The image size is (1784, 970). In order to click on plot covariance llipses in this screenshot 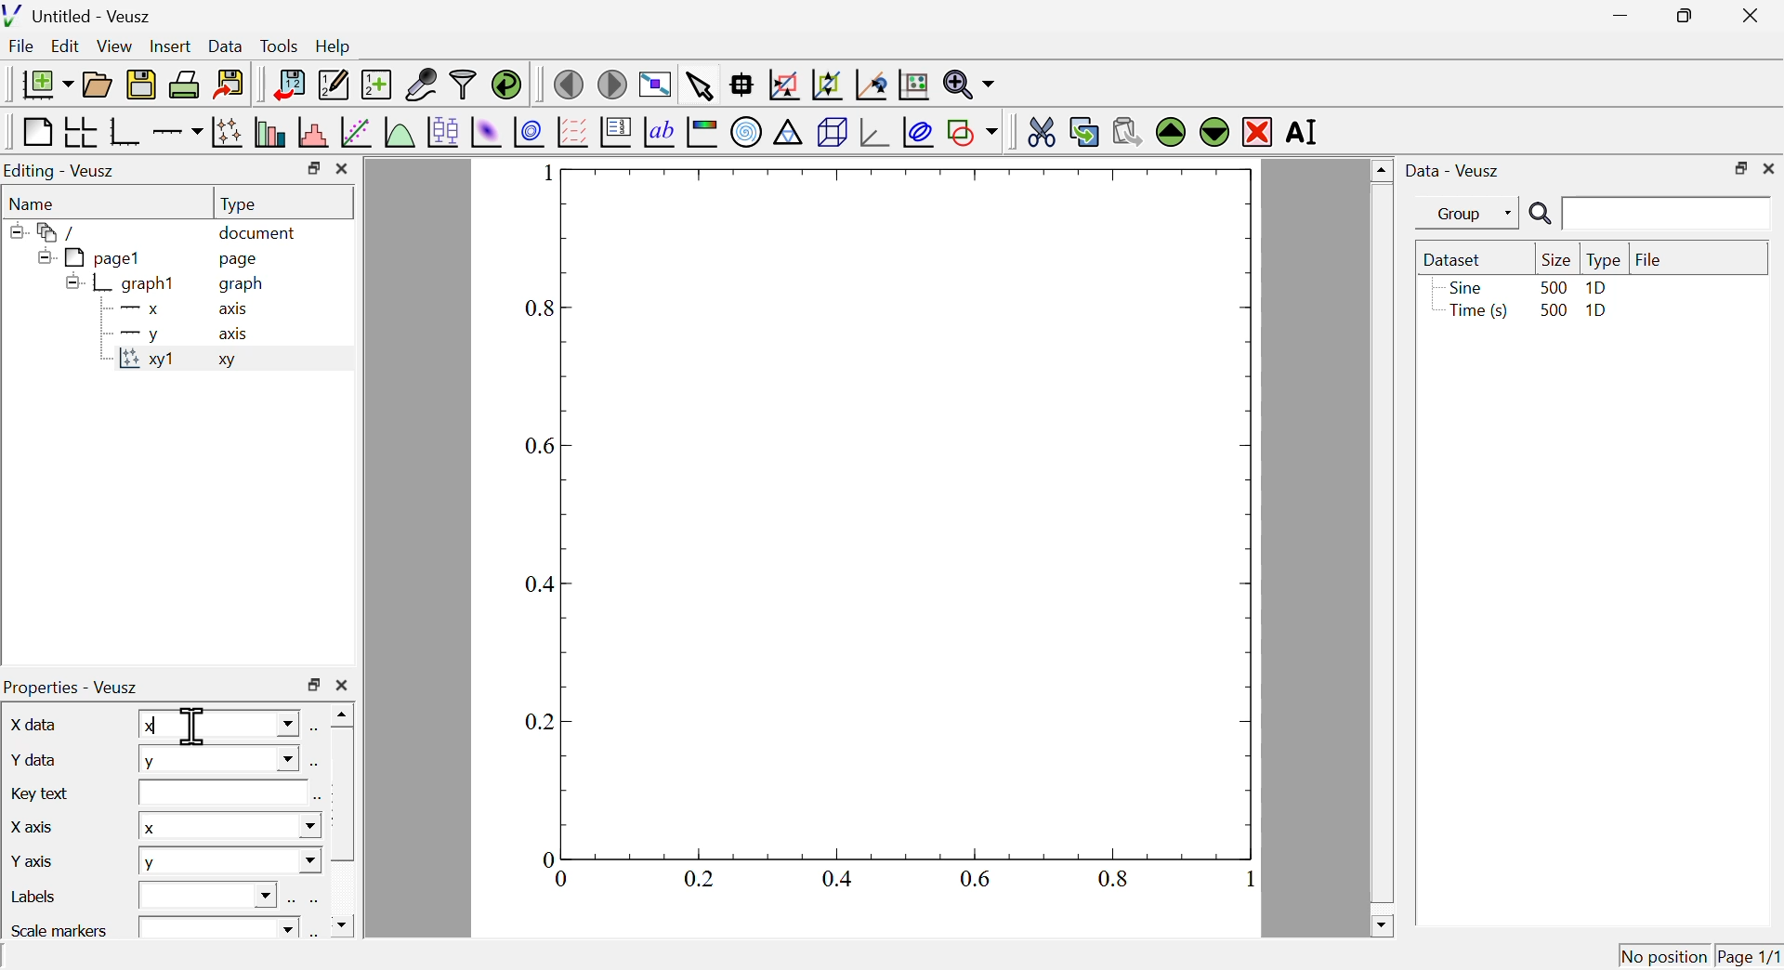, I will do `click(921, 132)`.